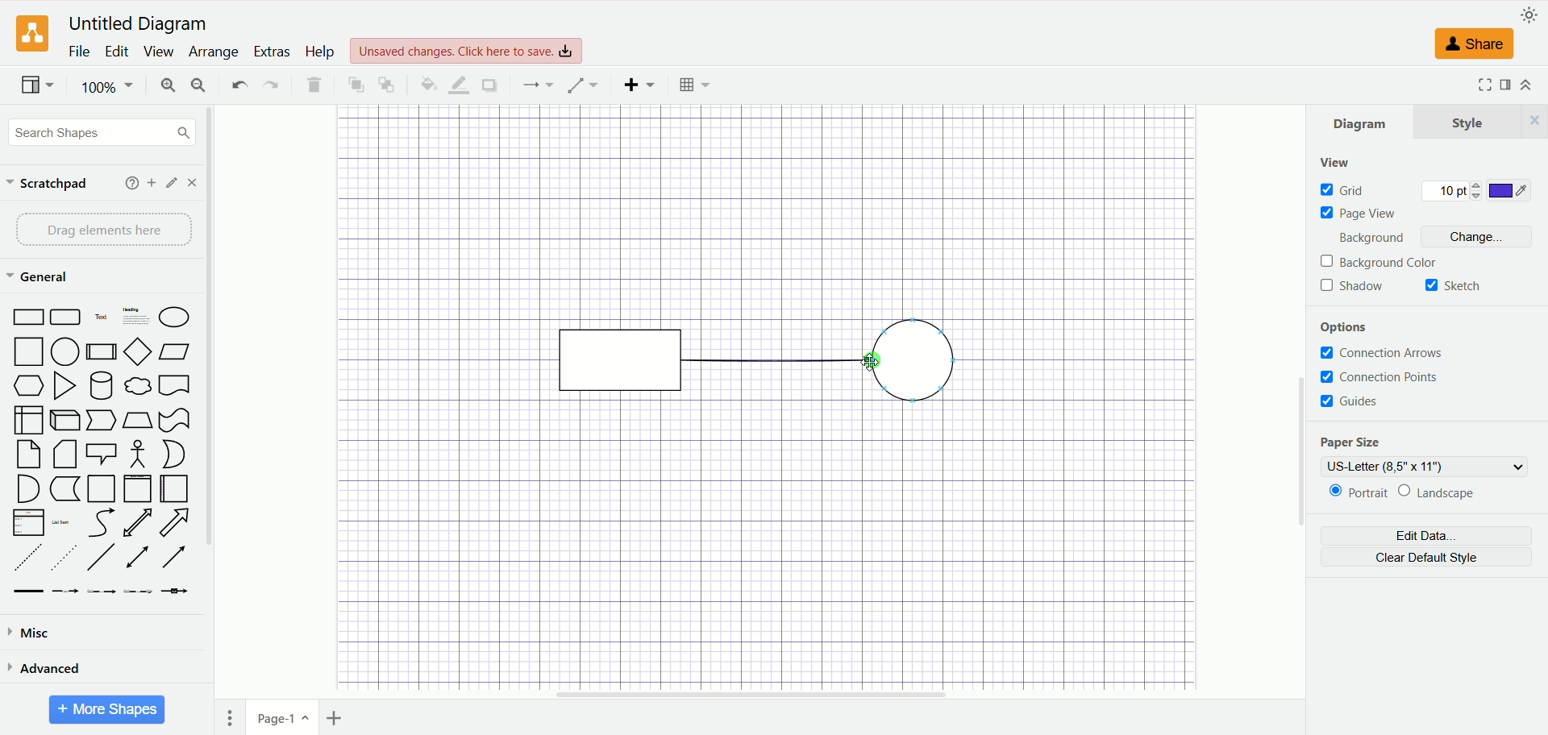  What do you see at coordinates (1453, 285) in the screenshot?
I see `sketch` at bounding box center [1453, 285].